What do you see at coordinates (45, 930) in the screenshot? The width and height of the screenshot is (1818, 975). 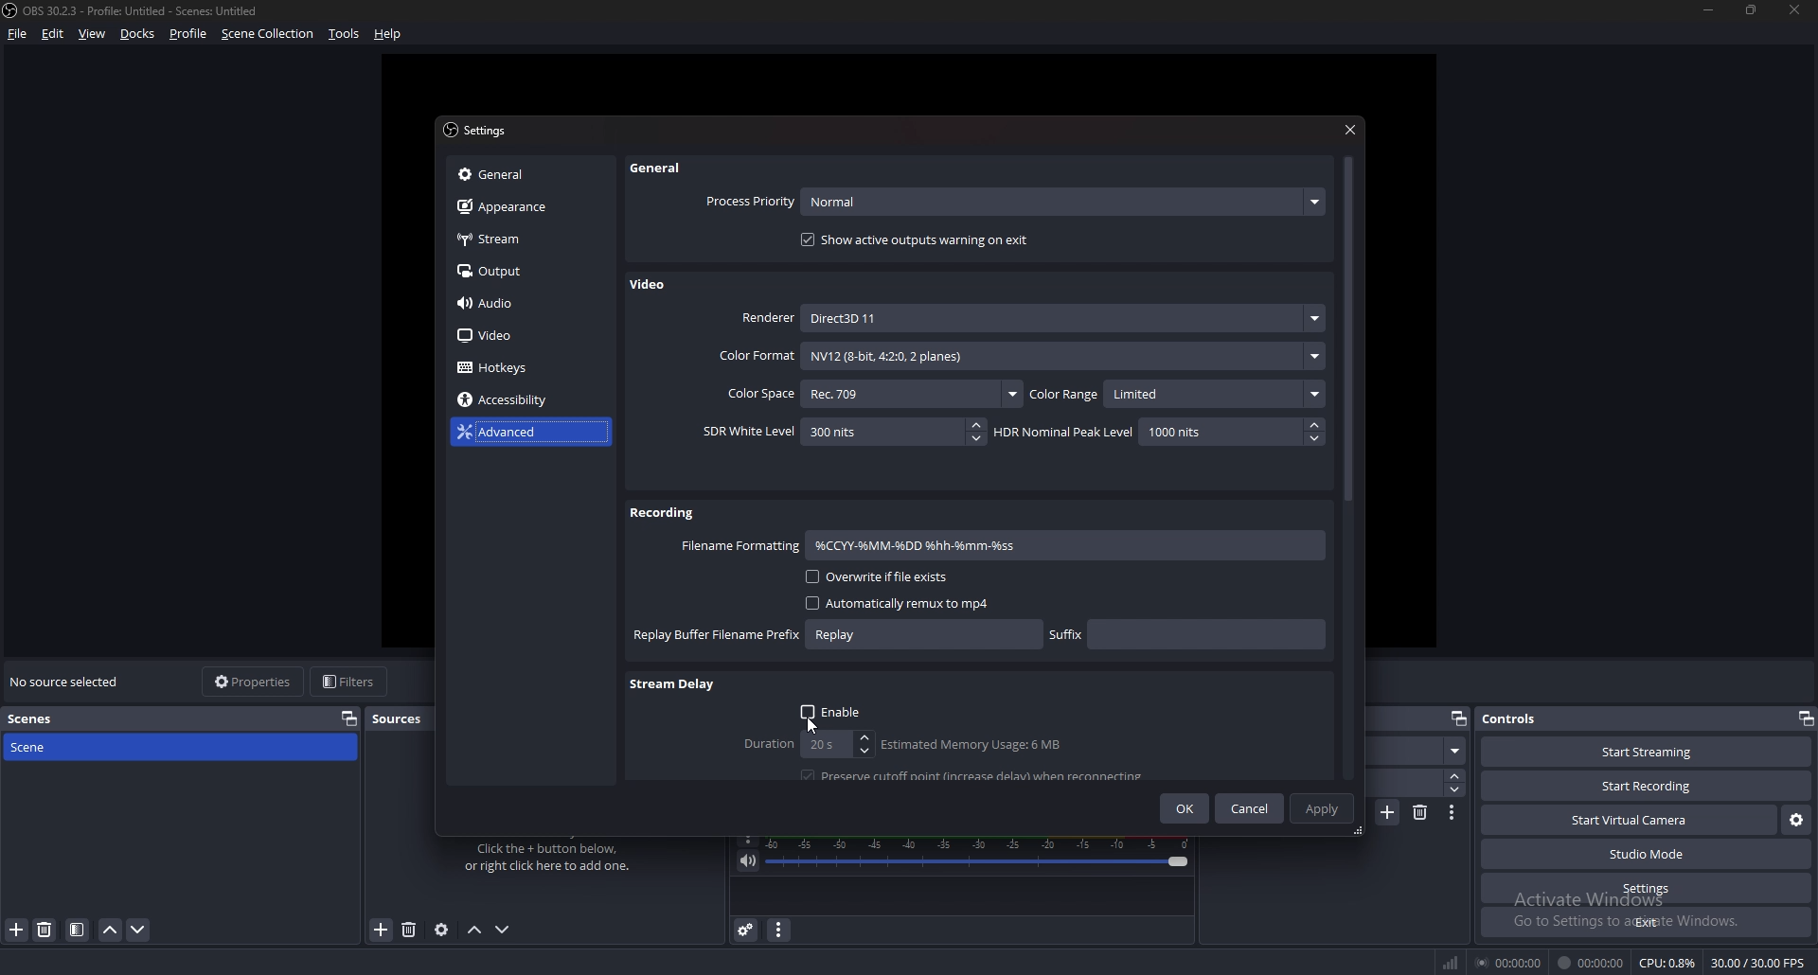 I see `remove scene` at bounding box center [45, 930].